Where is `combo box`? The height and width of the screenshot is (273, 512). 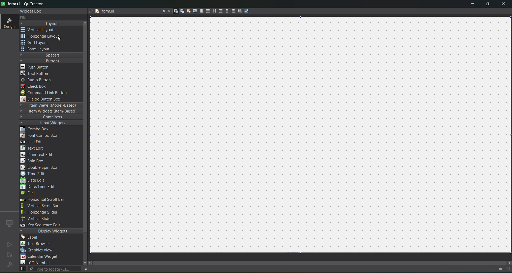 combo box is located at coordinates (39, 129).